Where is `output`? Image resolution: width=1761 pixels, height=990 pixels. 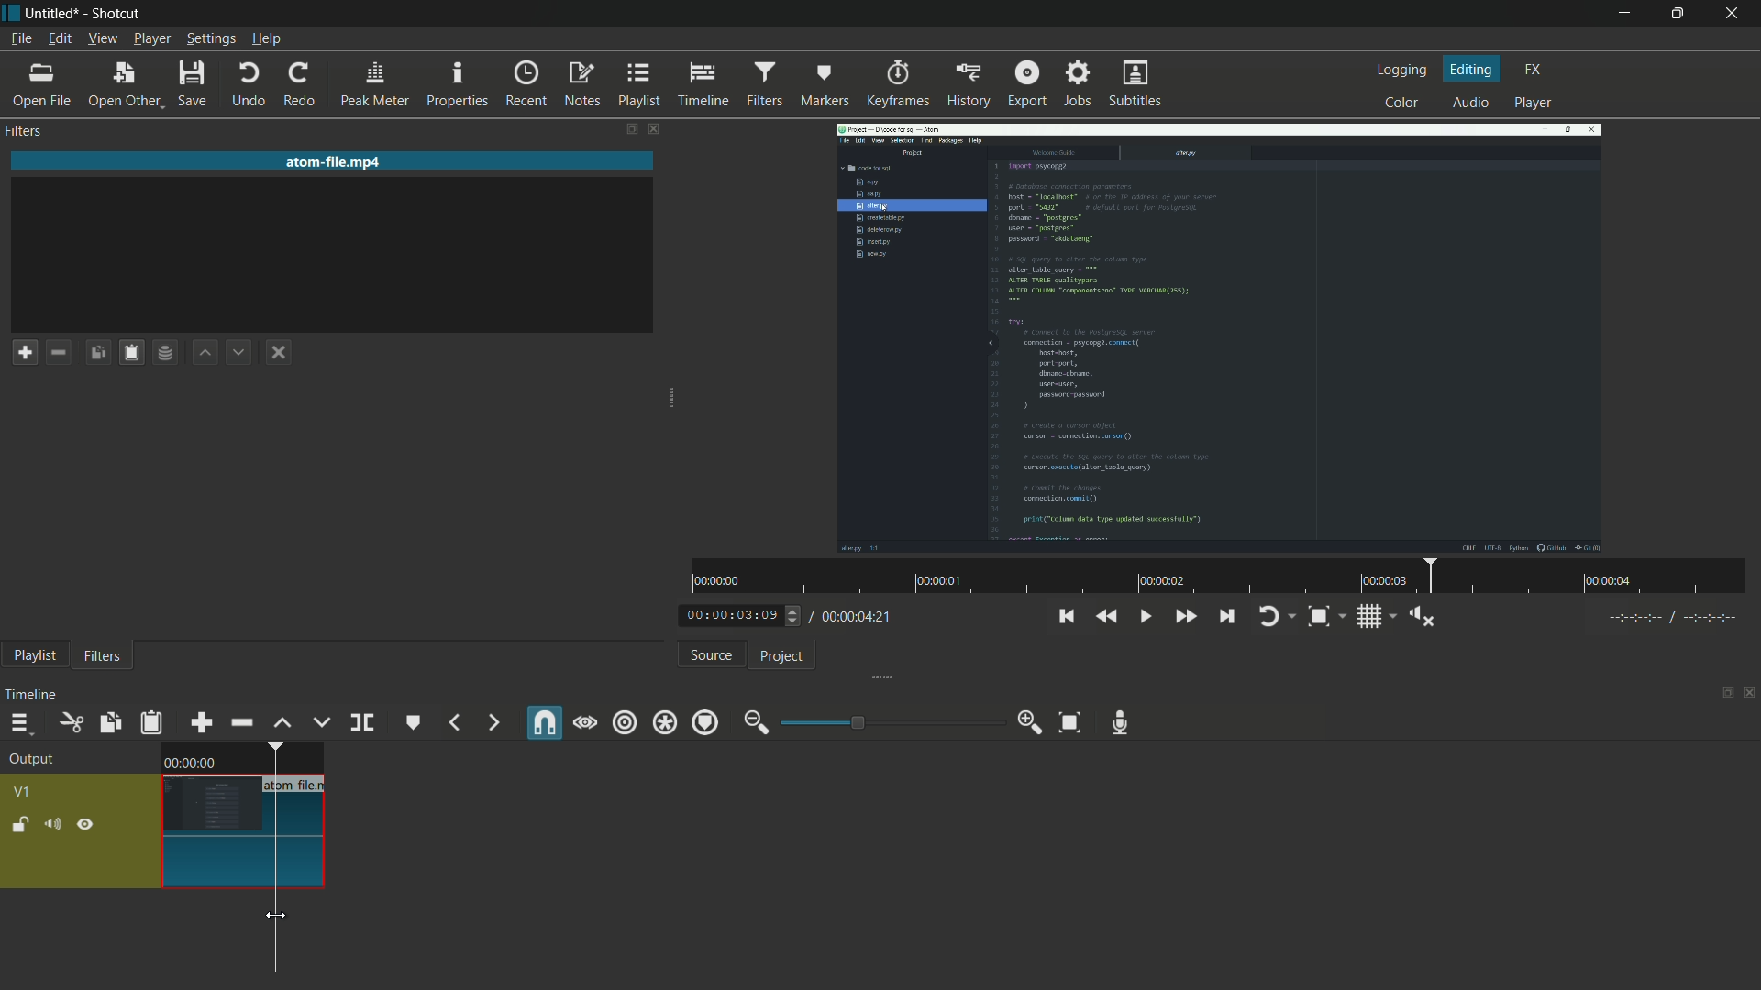 output is located at coordinates (34, 759).